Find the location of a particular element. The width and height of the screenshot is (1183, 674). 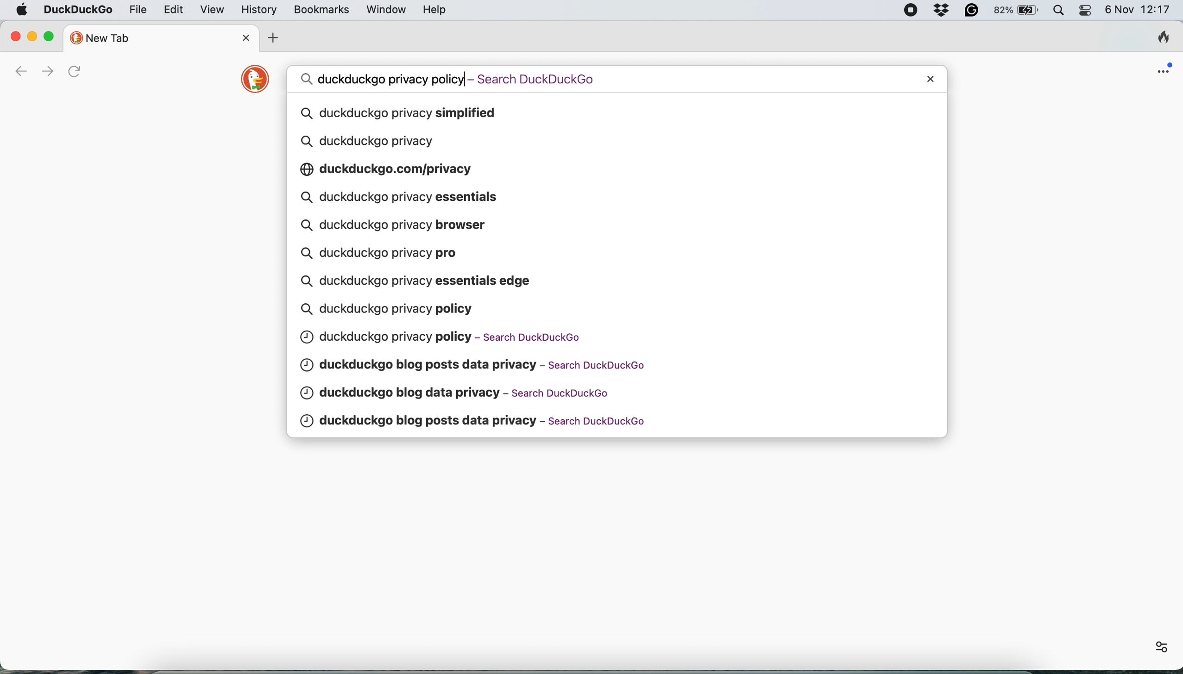

search query is located at coordinates (583, 78).